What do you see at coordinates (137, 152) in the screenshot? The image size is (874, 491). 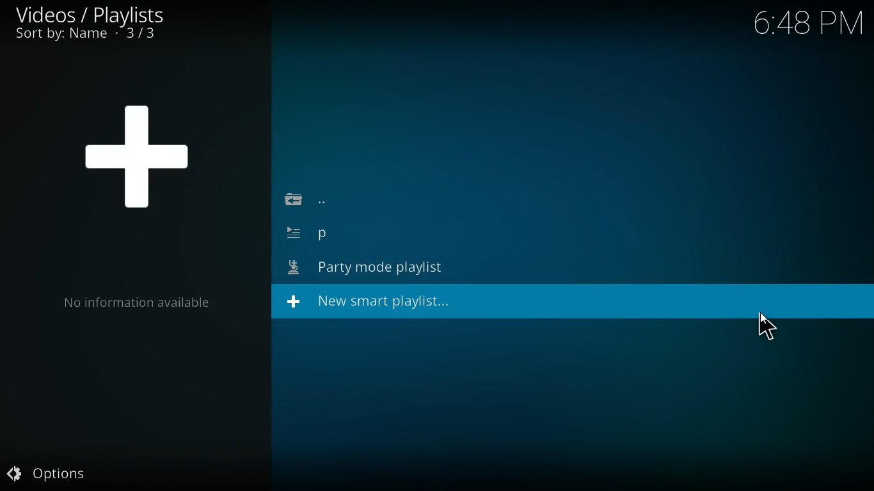 I see `new smart playlist symbol` at bounding box center [137, 152].